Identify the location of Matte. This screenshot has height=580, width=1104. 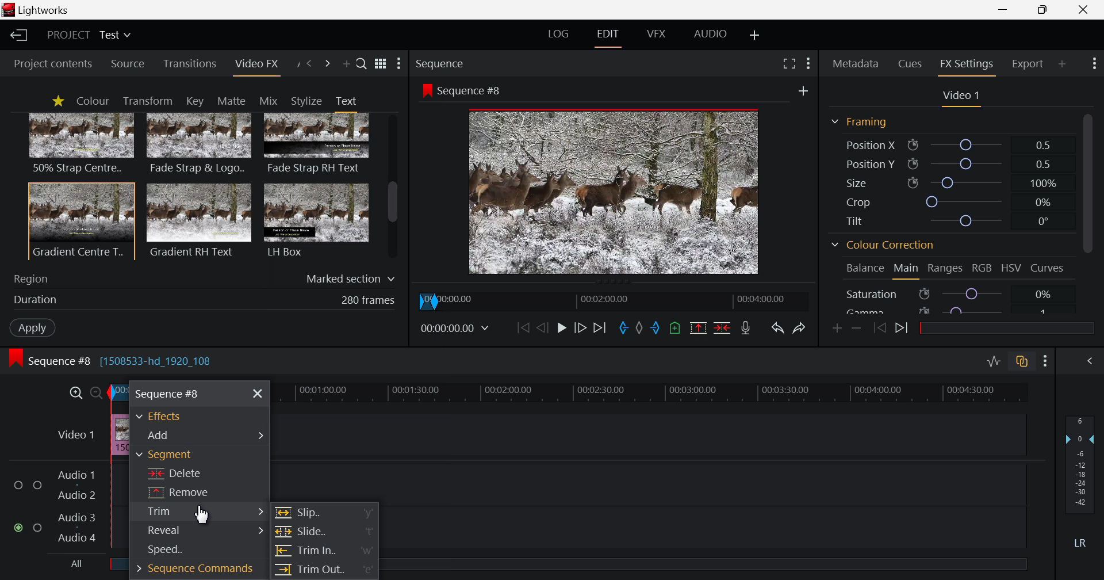
(231, 100).